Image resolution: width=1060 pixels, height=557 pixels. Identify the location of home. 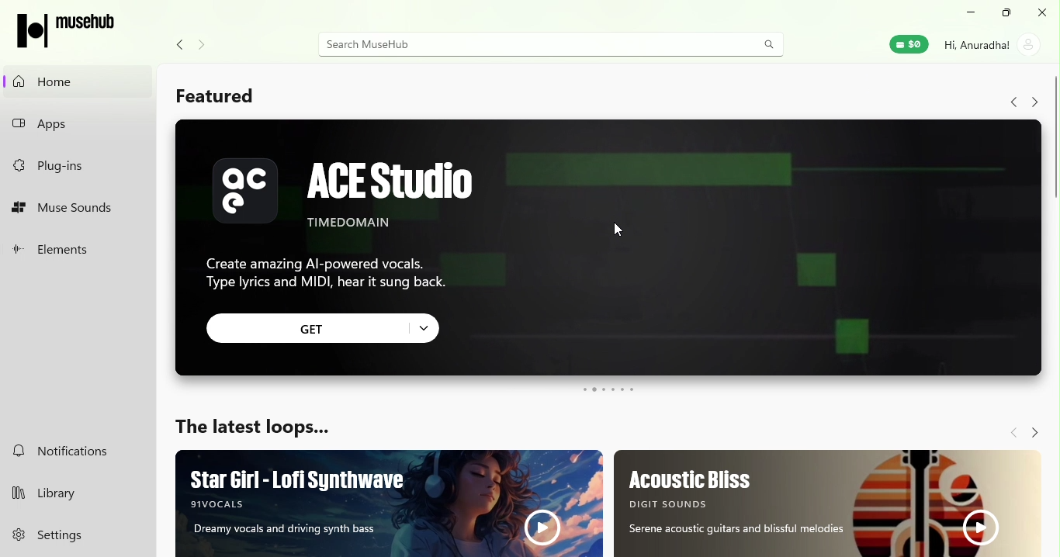
(73, 81).